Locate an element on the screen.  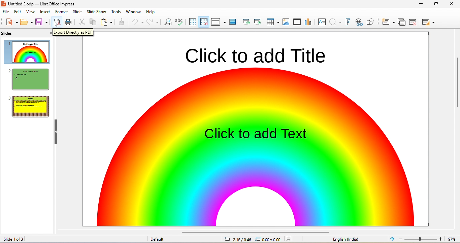
close is located at coordinates (453, 4).